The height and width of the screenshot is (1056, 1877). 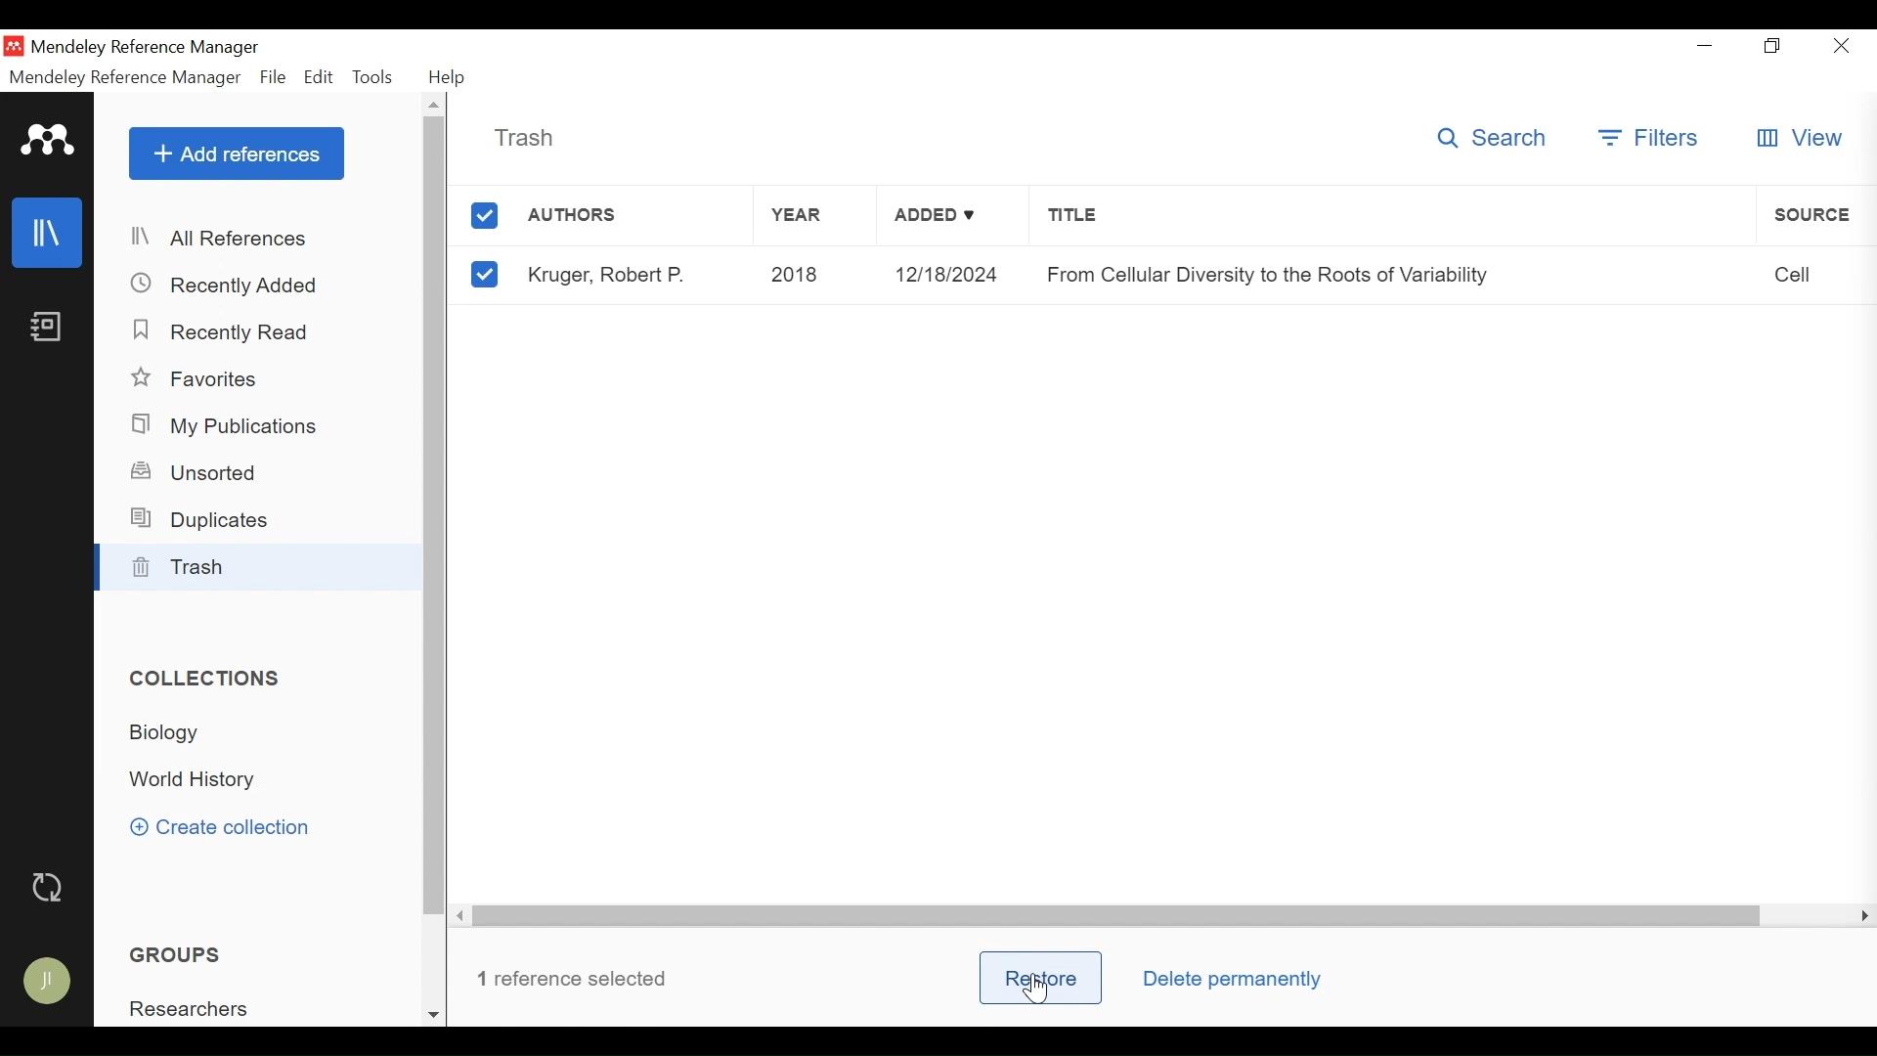 I want to click on Delete Permanently, so click(x=1239, y=982).